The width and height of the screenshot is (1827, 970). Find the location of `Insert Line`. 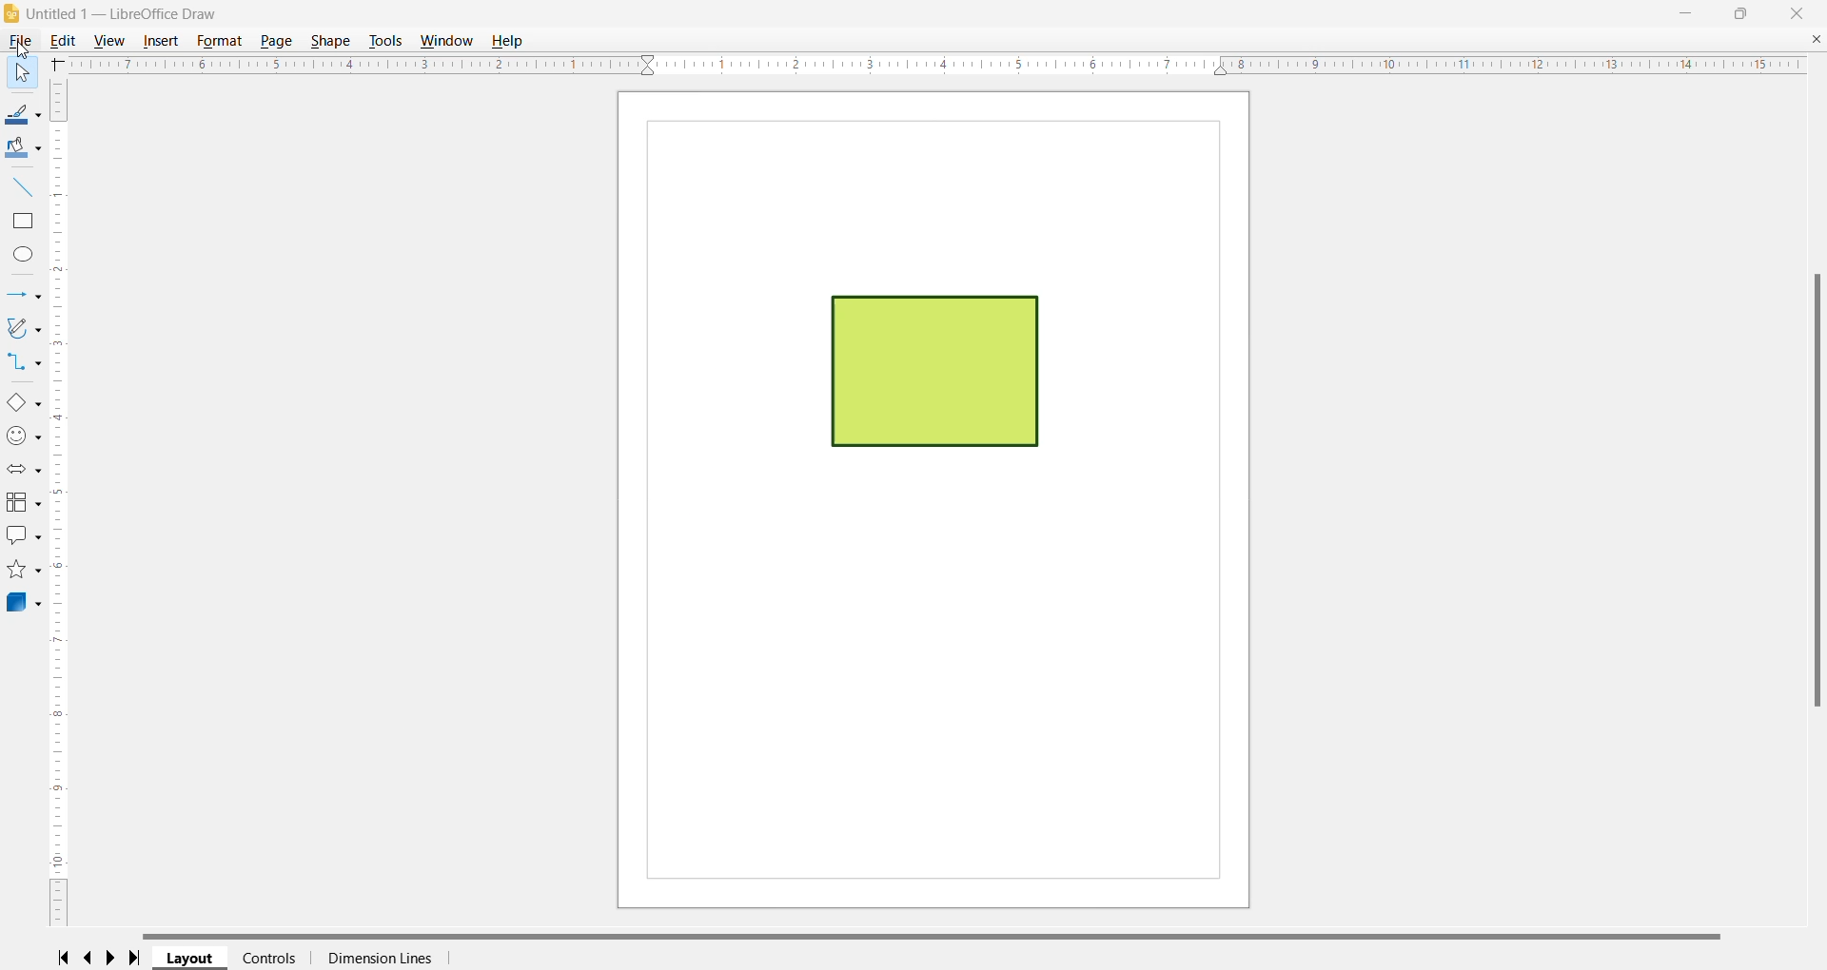

Insert Line is located at coordinates (24, 187).